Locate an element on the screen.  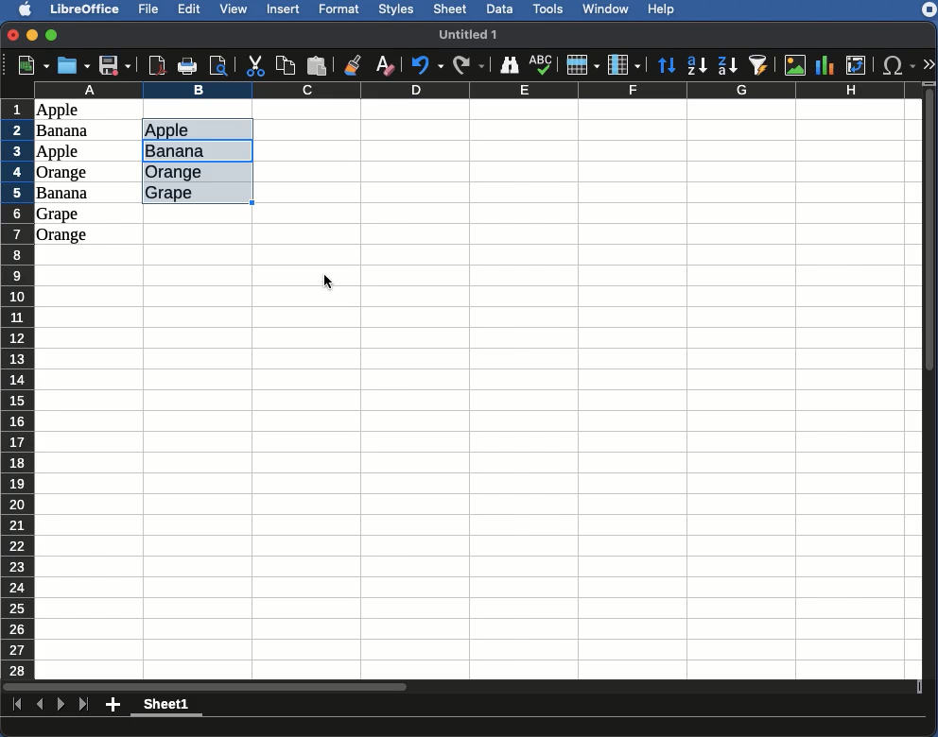
Paste is located at coordinates (323, 65).